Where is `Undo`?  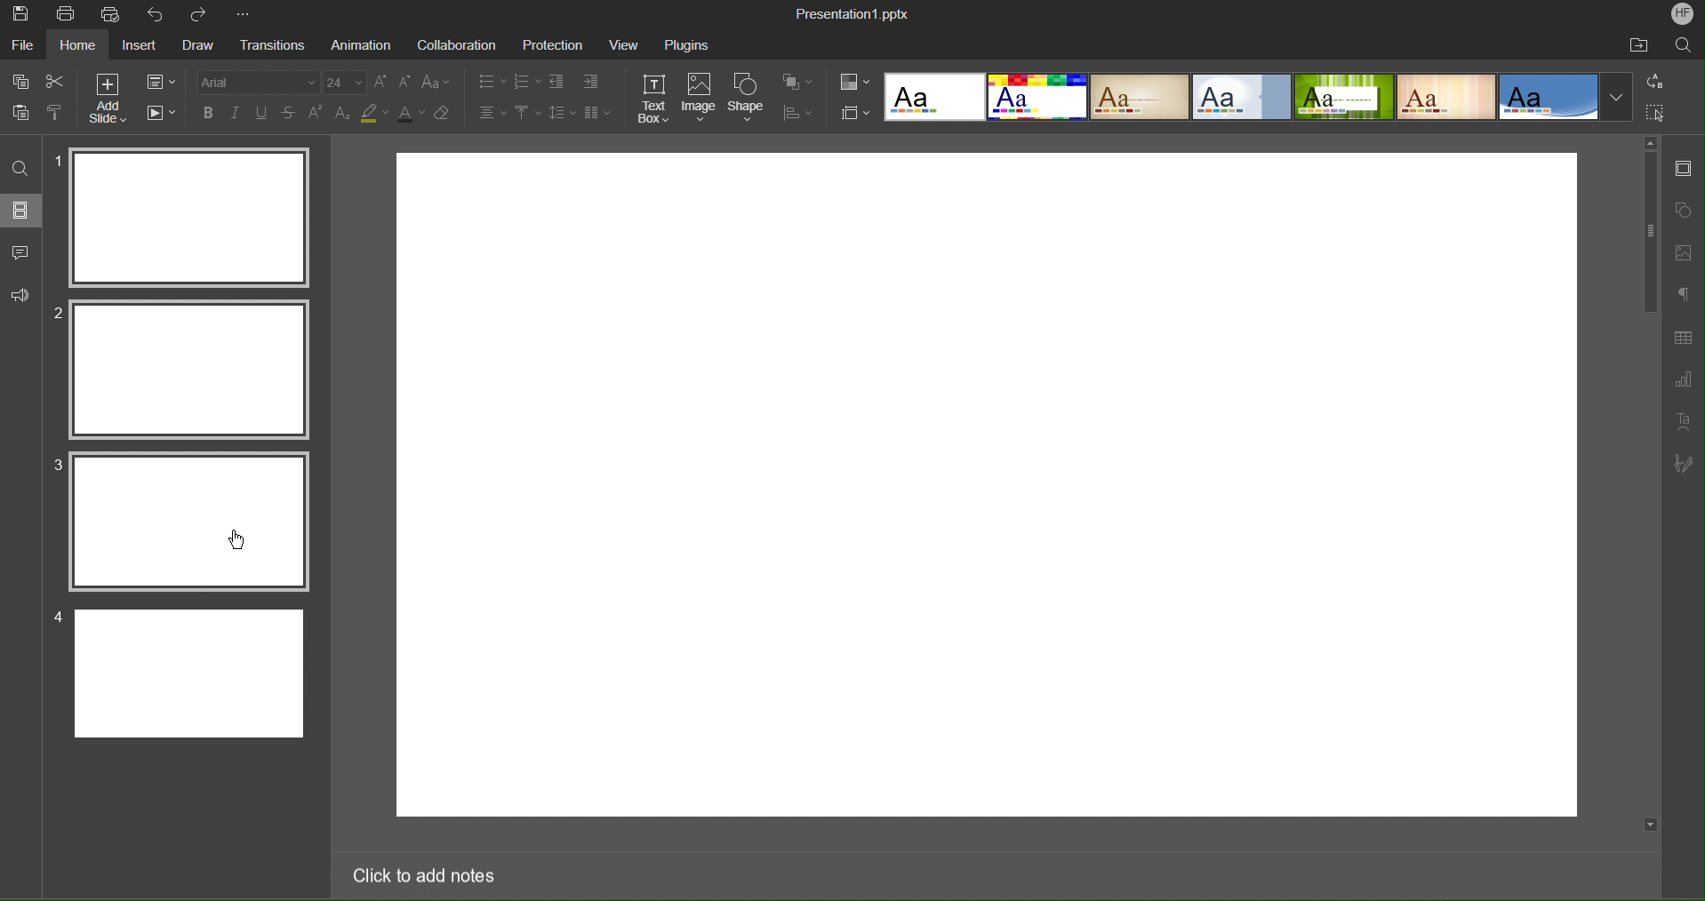
Undo is located at coordinates (156, 15).